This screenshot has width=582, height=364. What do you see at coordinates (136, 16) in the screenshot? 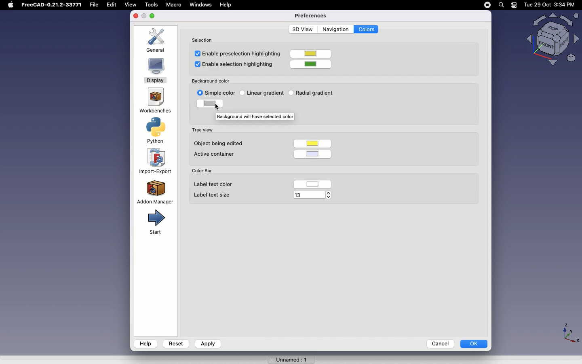
I see `close` at bounding box center [136, 16].